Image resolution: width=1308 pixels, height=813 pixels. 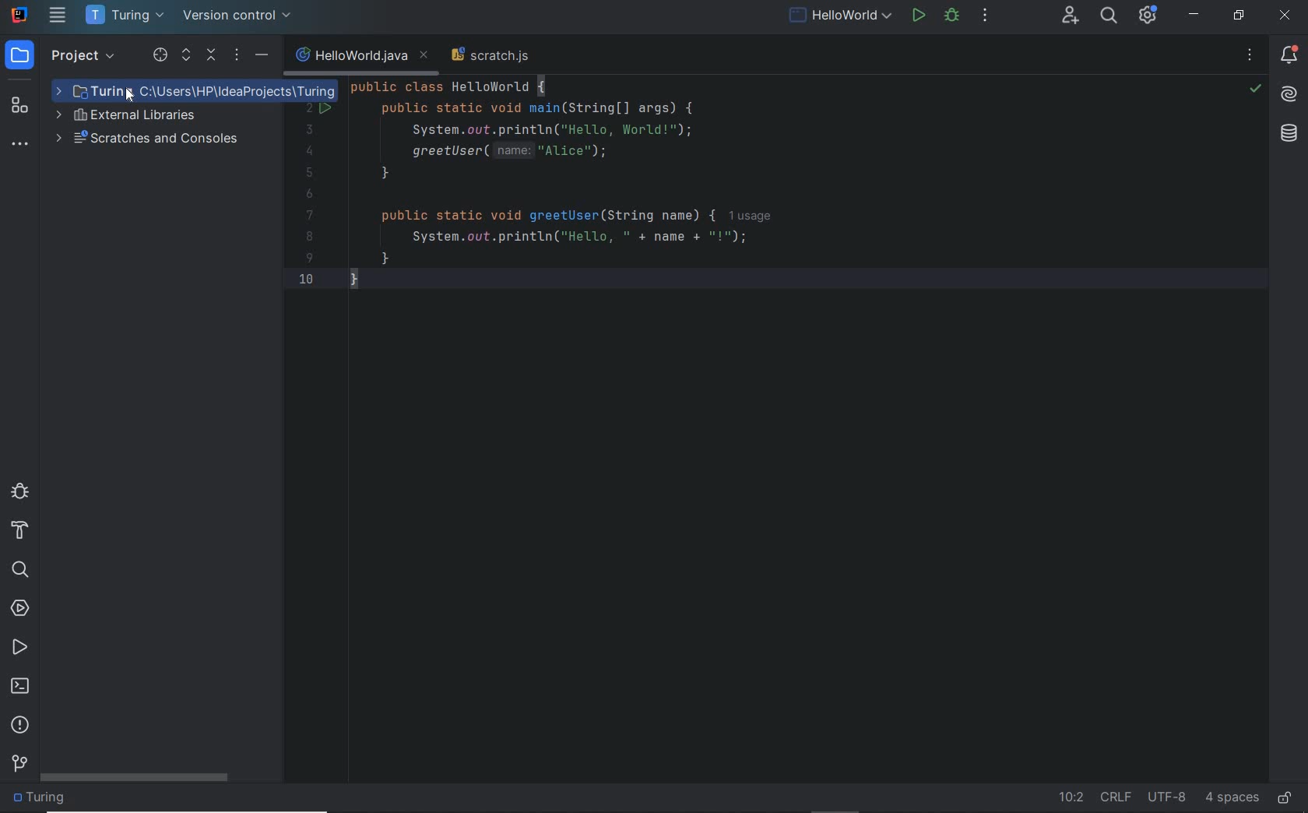 I want to click on structure, so click(x=22, y=107).